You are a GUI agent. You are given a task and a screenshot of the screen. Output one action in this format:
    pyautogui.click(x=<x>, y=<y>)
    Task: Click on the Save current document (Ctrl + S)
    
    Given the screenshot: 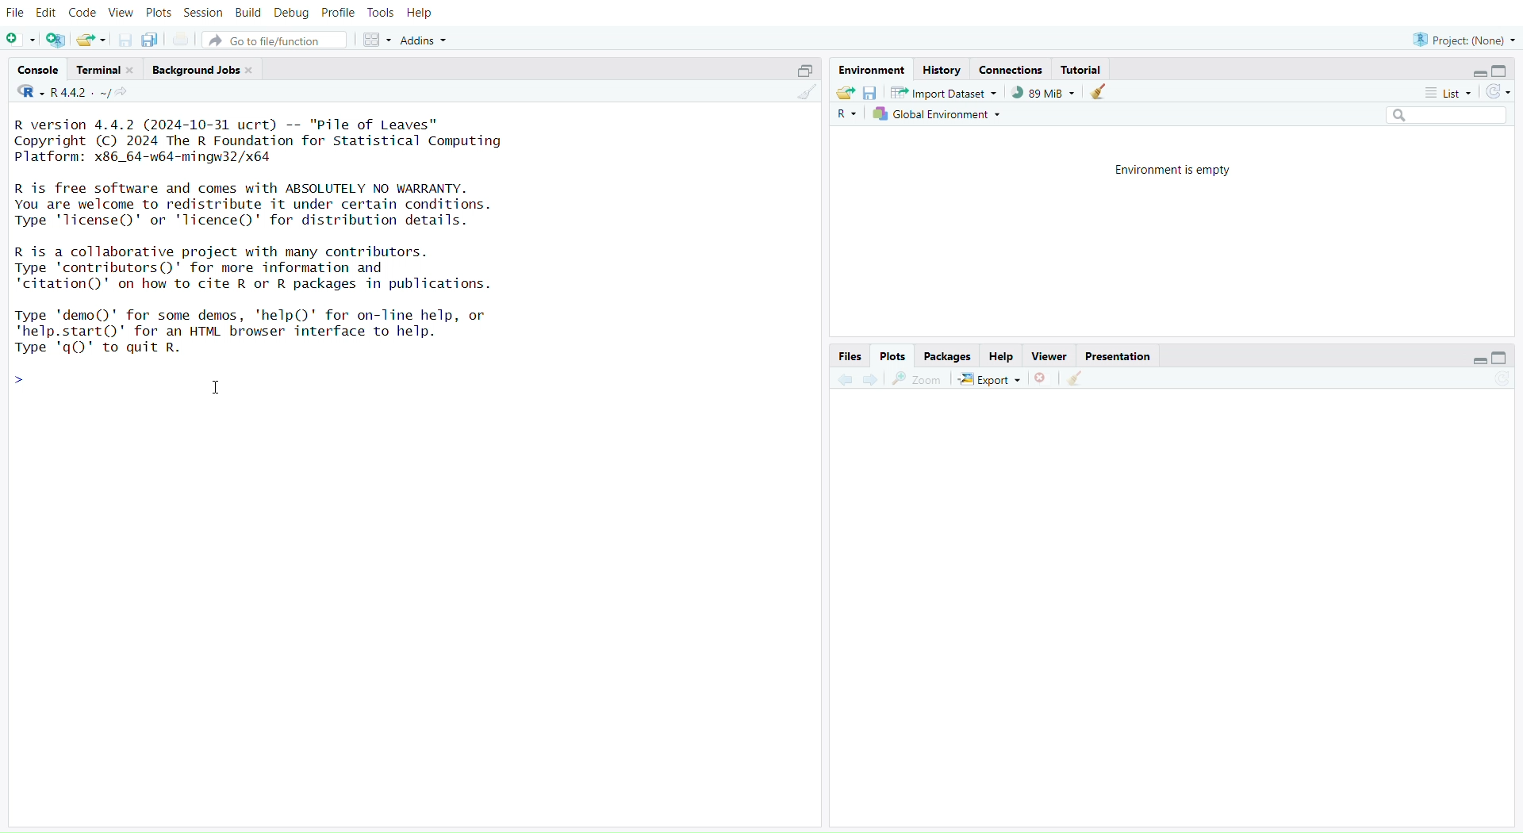 What is the action you would take?
    pyautogui.click(x=122, y=40)
    